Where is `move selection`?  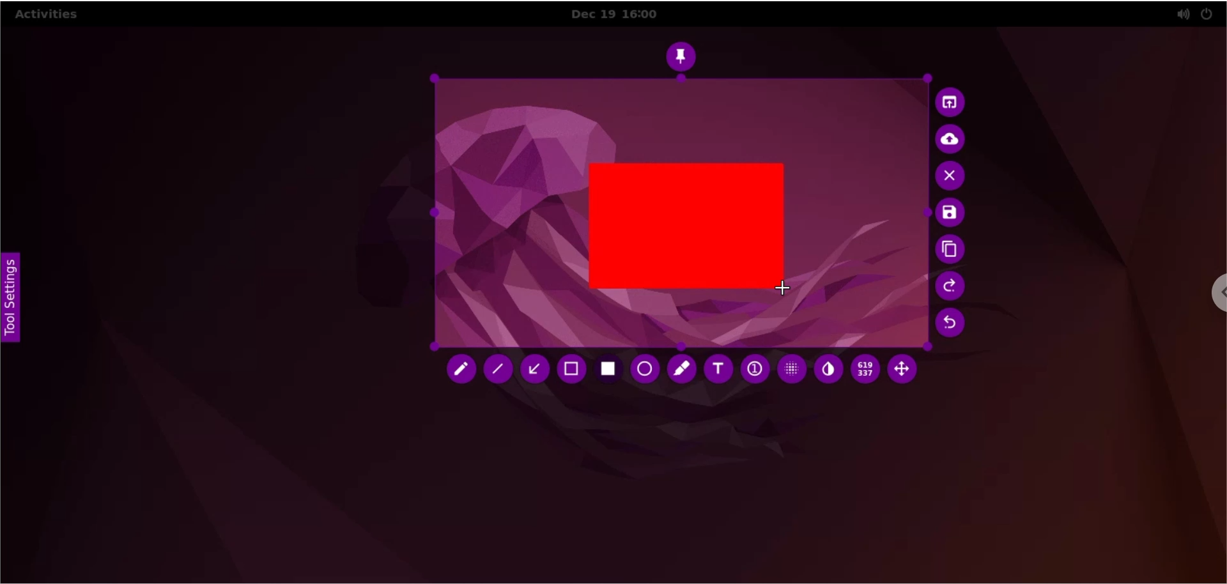
move selection is located at coordinates (906, 371).